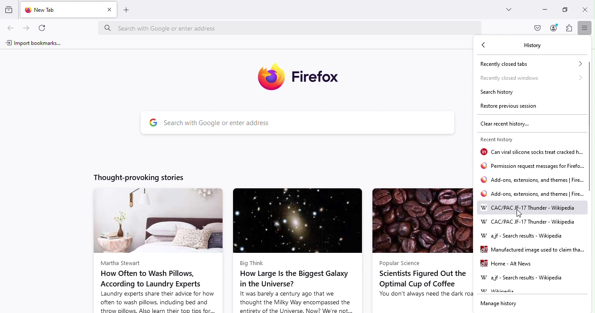 This screenshot has height=313, width=595. What do you see at coordinates (533, 182) in the screenshot?
I see `webpage link` at bounding box center [533, 182].